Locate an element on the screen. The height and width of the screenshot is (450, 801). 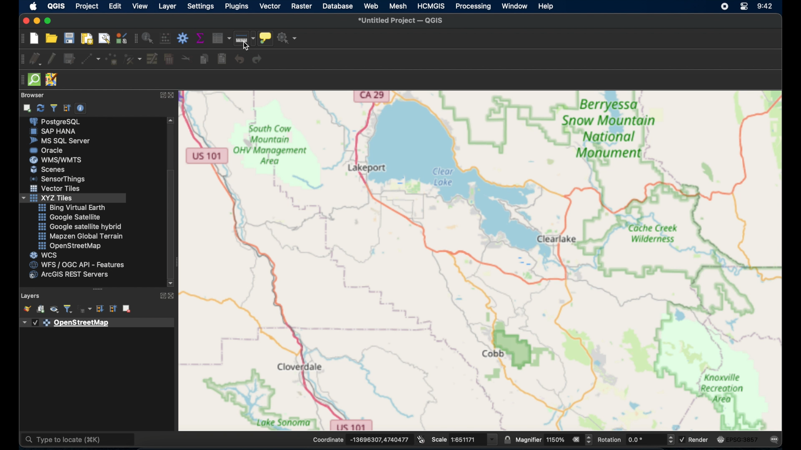
render is located at coordinates (696, 441).